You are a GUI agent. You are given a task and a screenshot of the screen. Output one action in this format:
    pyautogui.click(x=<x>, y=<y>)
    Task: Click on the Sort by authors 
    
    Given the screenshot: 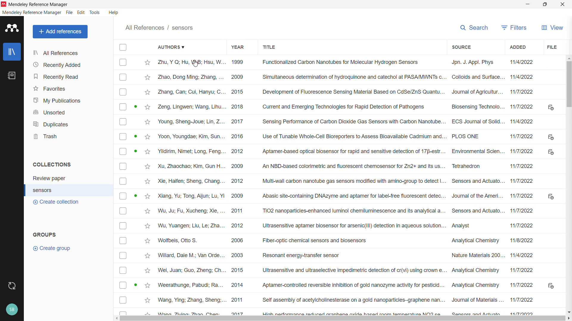 What is the action you would take?
    pyautogui.click(x=172, y=47)
    